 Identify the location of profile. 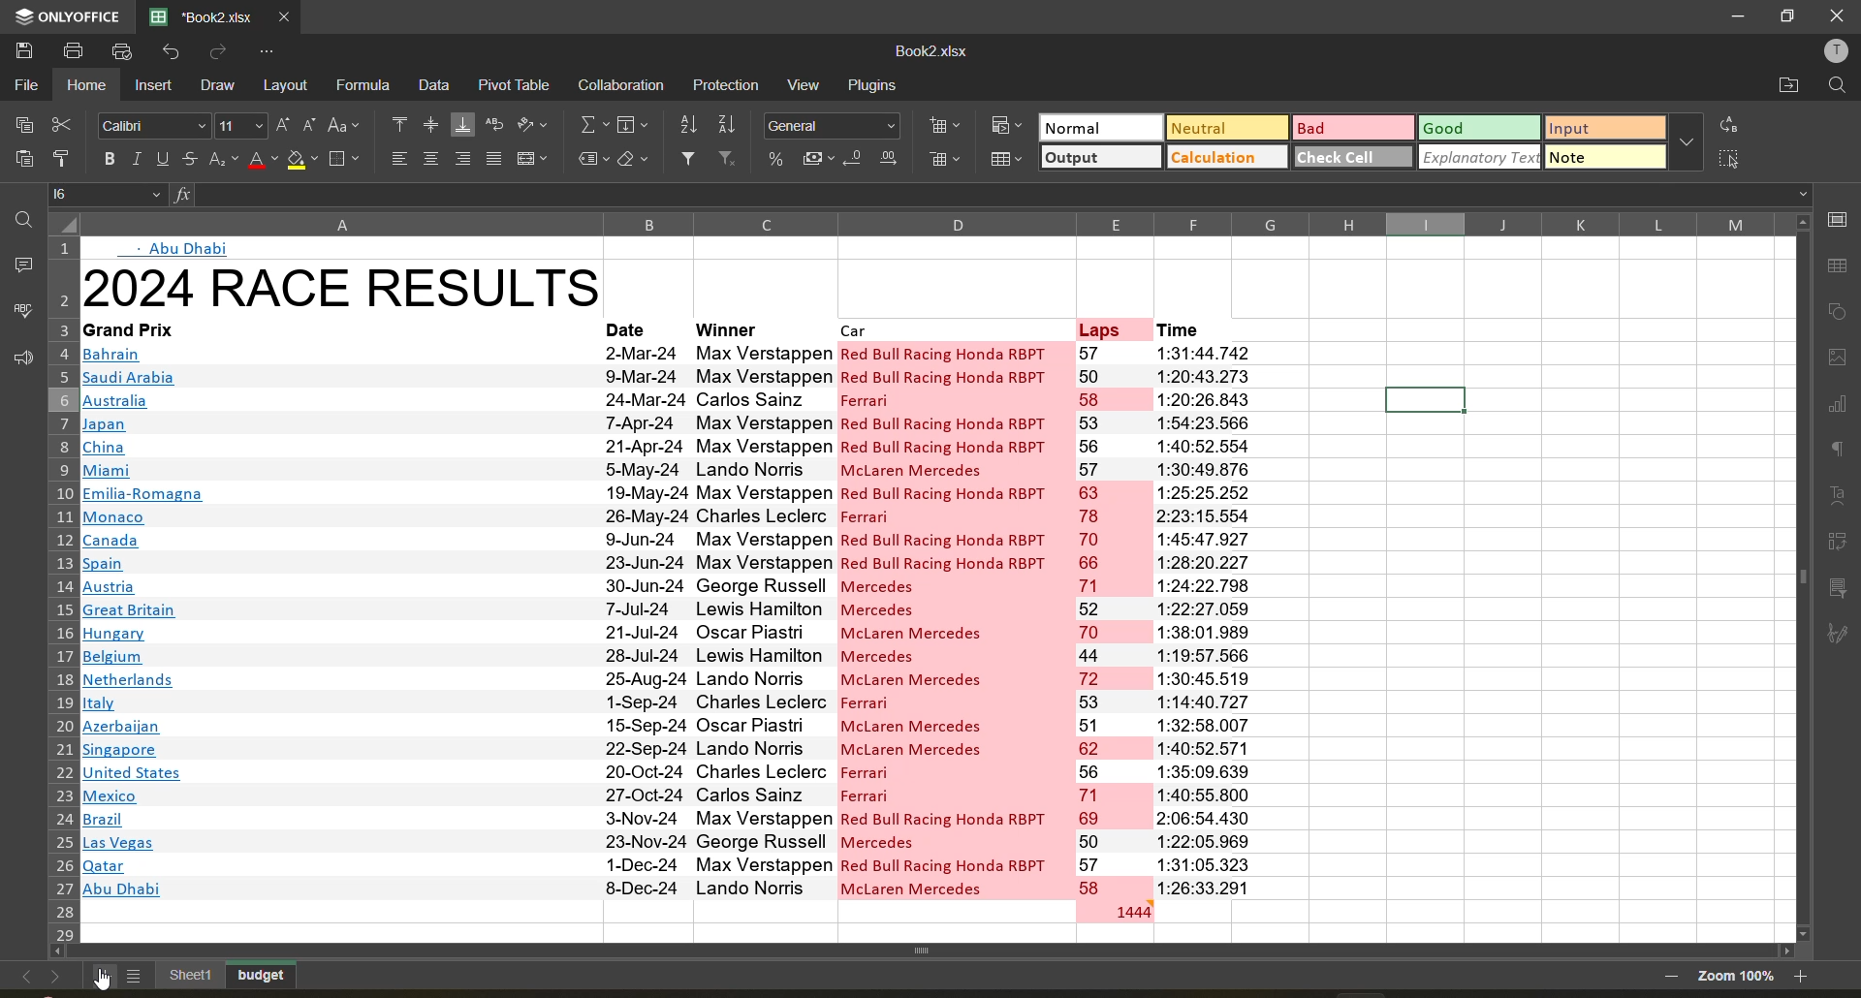
(1834, 50).